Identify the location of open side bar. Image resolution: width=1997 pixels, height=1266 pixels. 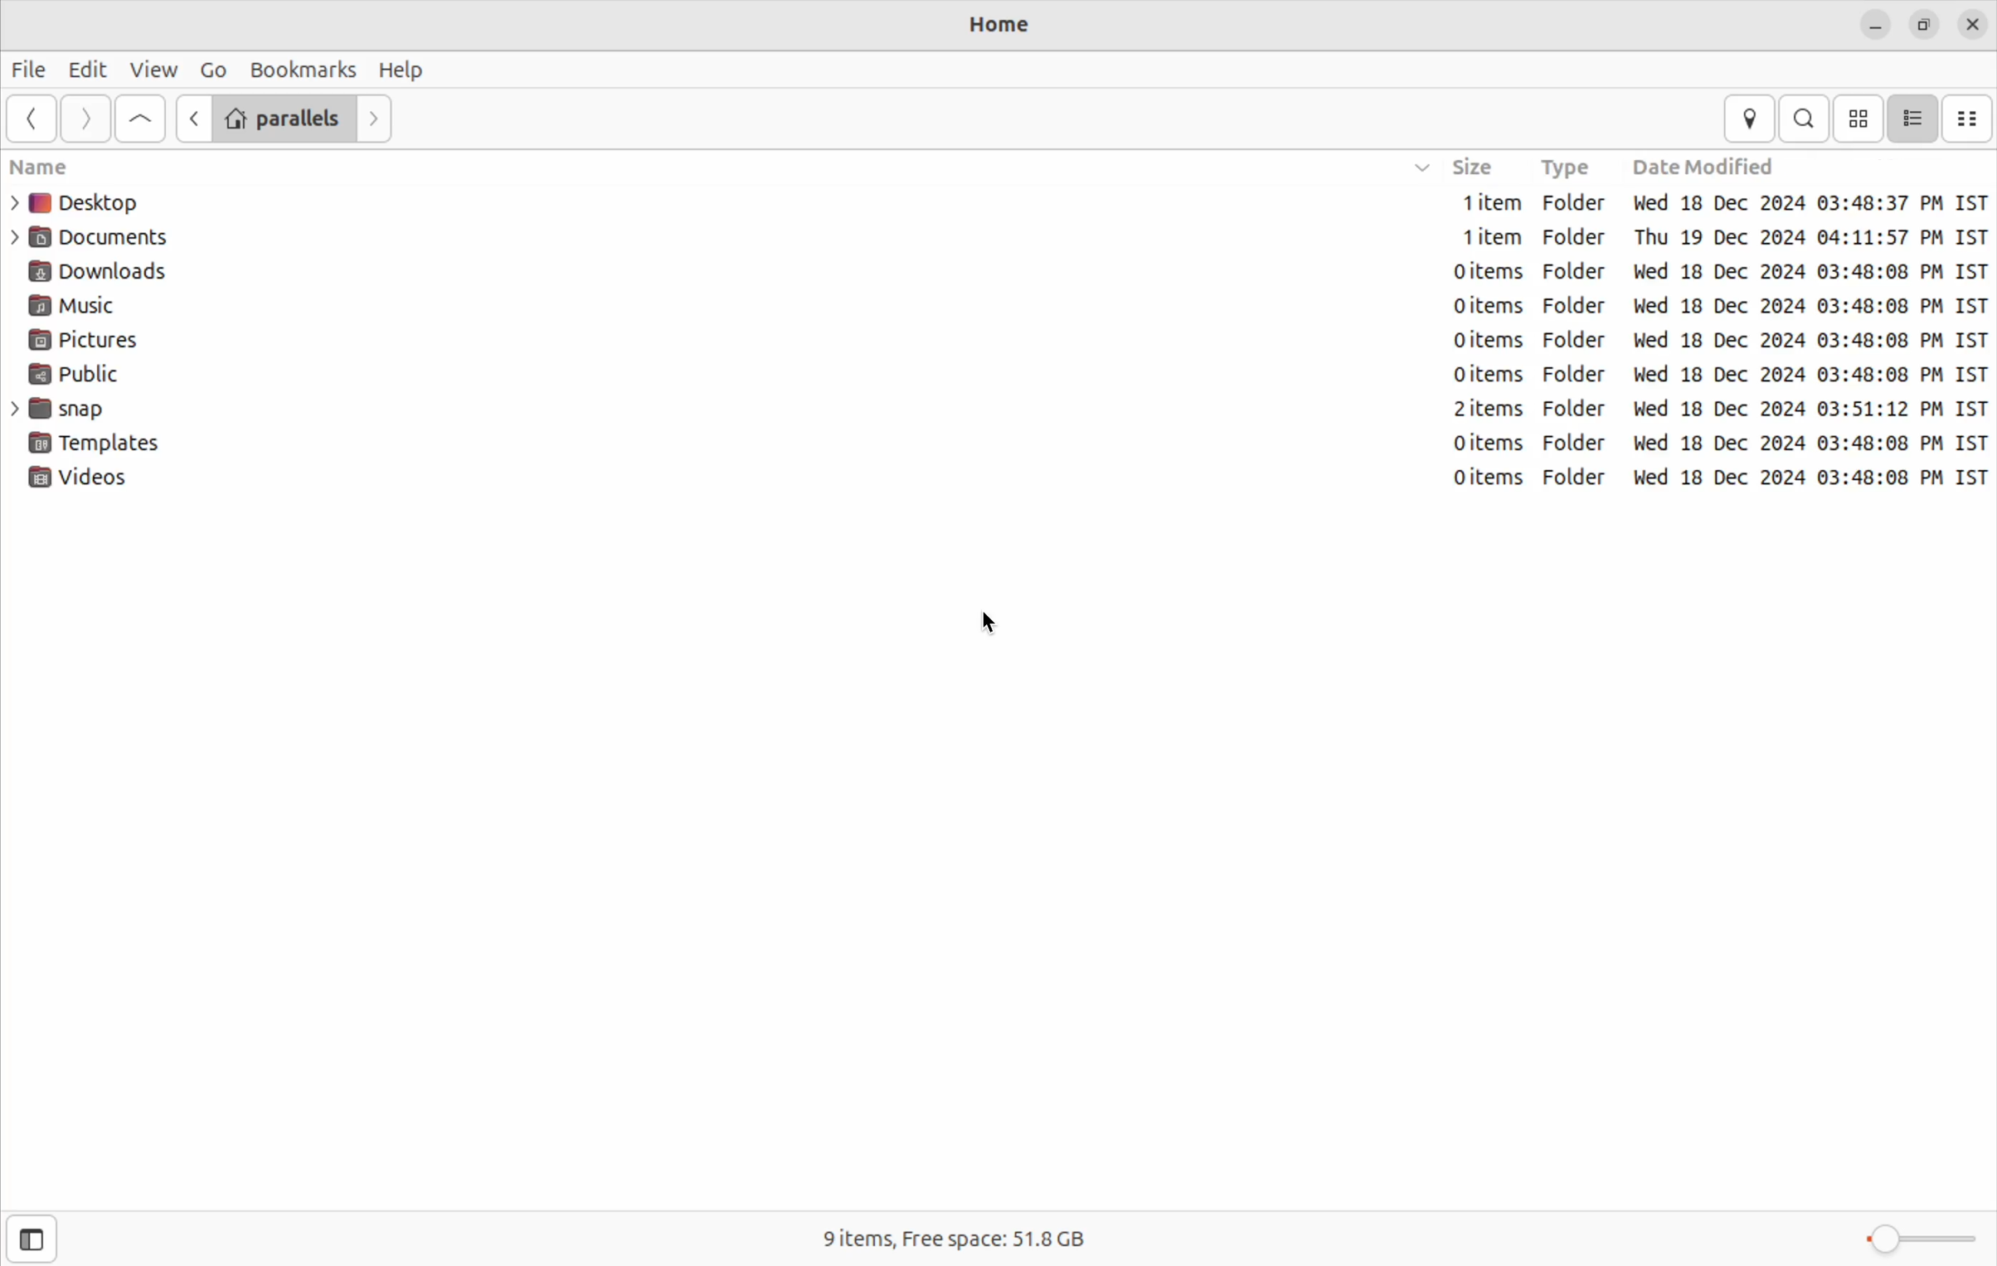
(32, 1242).